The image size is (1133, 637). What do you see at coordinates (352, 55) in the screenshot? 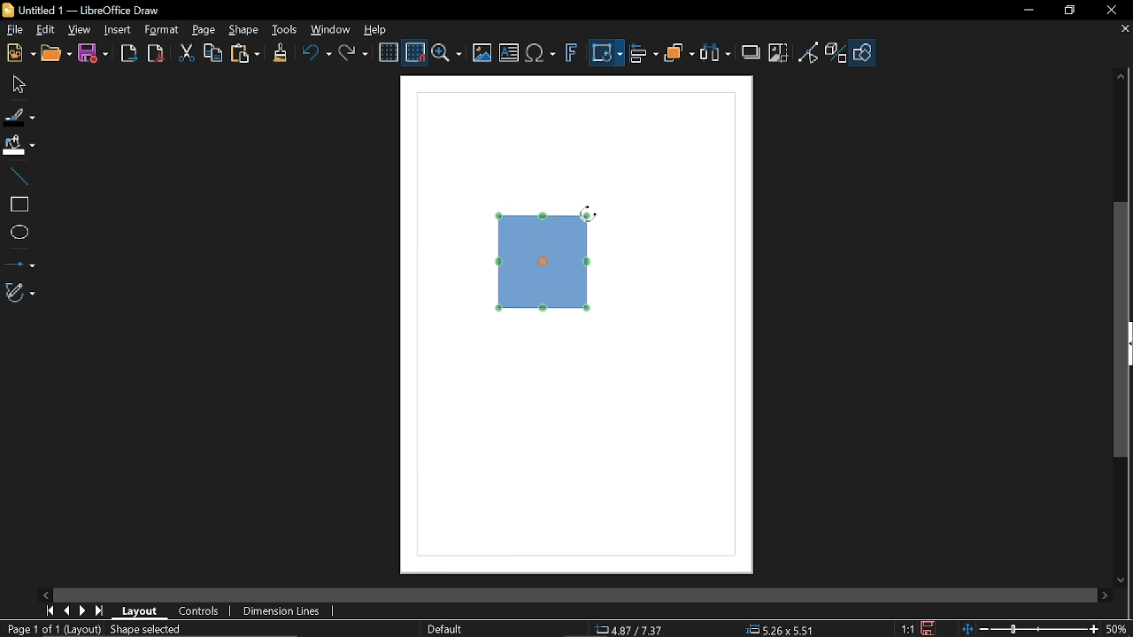
I see `Redo` at bounding box center [352, 55].